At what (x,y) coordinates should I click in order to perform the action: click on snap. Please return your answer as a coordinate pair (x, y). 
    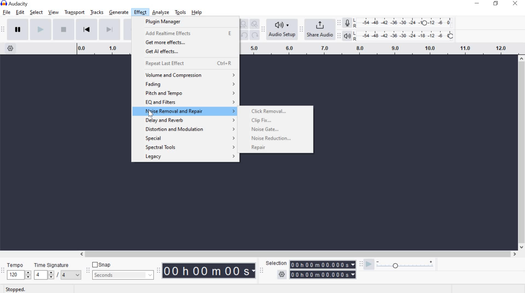
    Looking at the image, I should click on (103, 264).